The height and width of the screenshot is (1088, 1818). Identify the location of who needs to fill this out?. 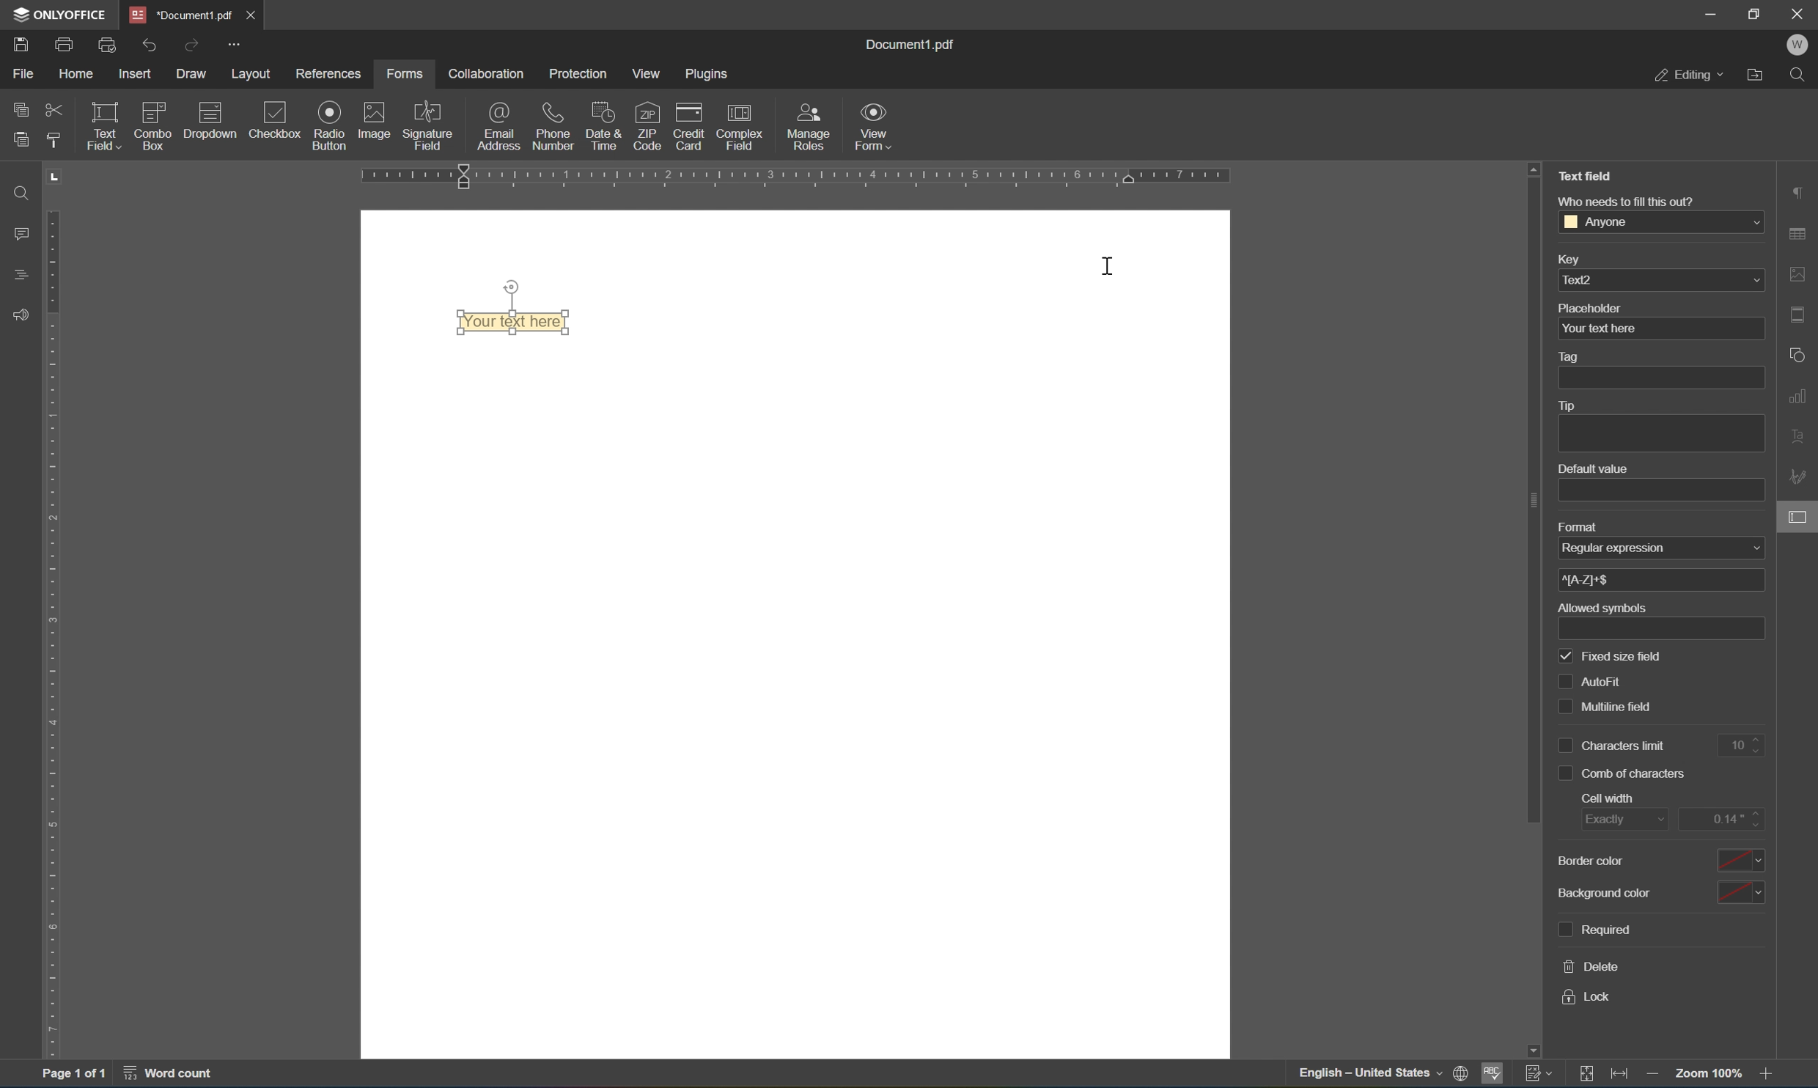
(1629, 201).